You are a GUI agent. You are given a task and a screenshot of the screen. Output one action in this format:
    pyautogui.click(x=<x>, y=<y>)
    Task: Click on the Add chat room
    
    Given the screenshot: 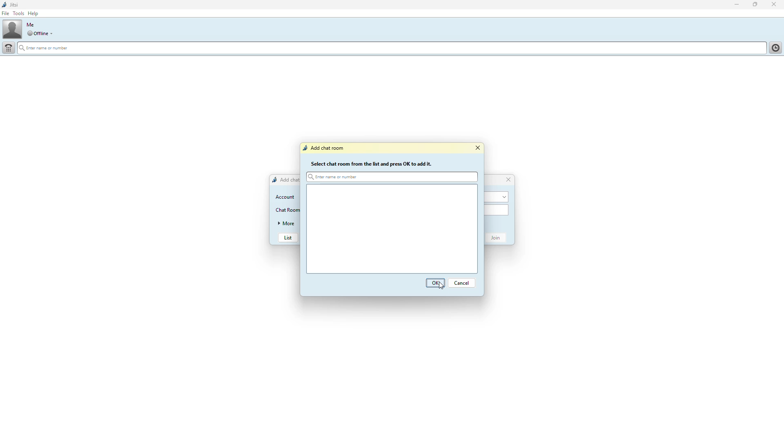 What is the action you would take?
    pyautogui.click(x=326, y=146)
    